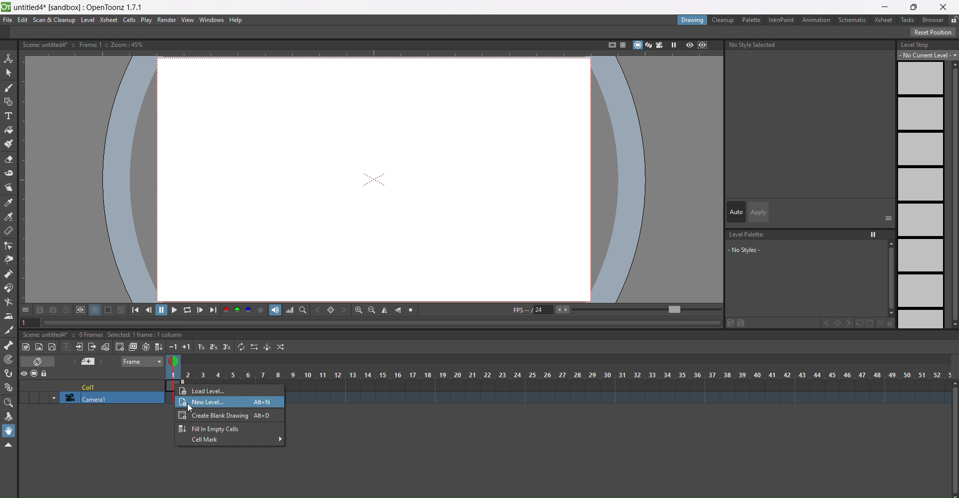 The height and width of the screenshot is (498, 959). I want to click on sub camera preview, so click(703, 46).